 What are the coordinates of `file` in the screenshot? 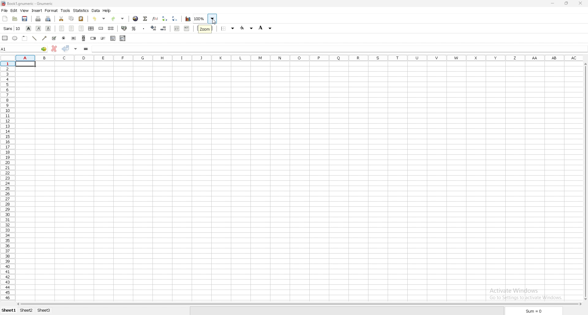 It's located at (5, 10).